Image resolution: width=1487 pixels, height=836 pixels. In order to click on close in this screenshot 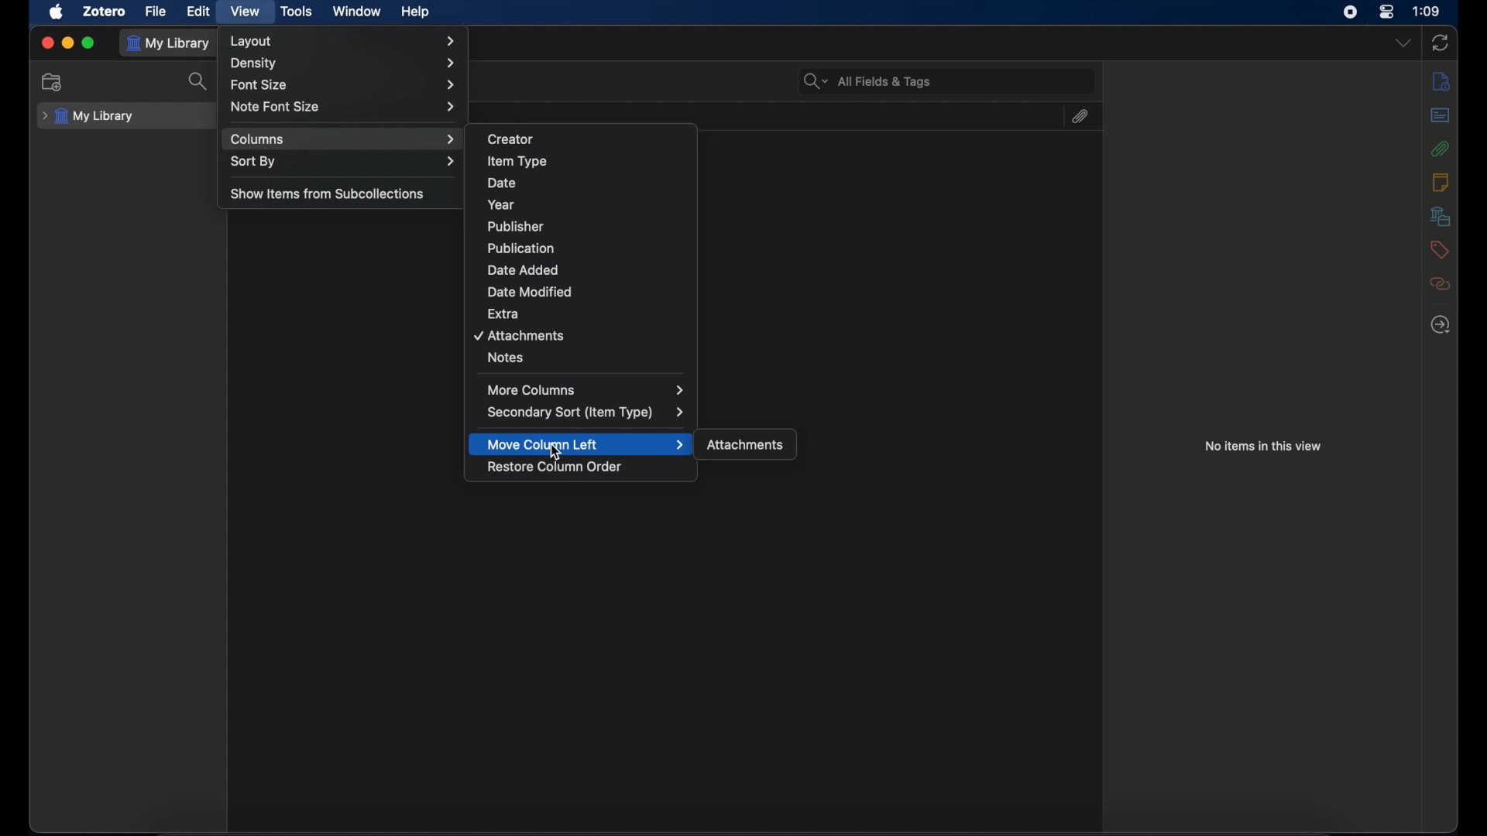, I will do `click(47, 42)`.